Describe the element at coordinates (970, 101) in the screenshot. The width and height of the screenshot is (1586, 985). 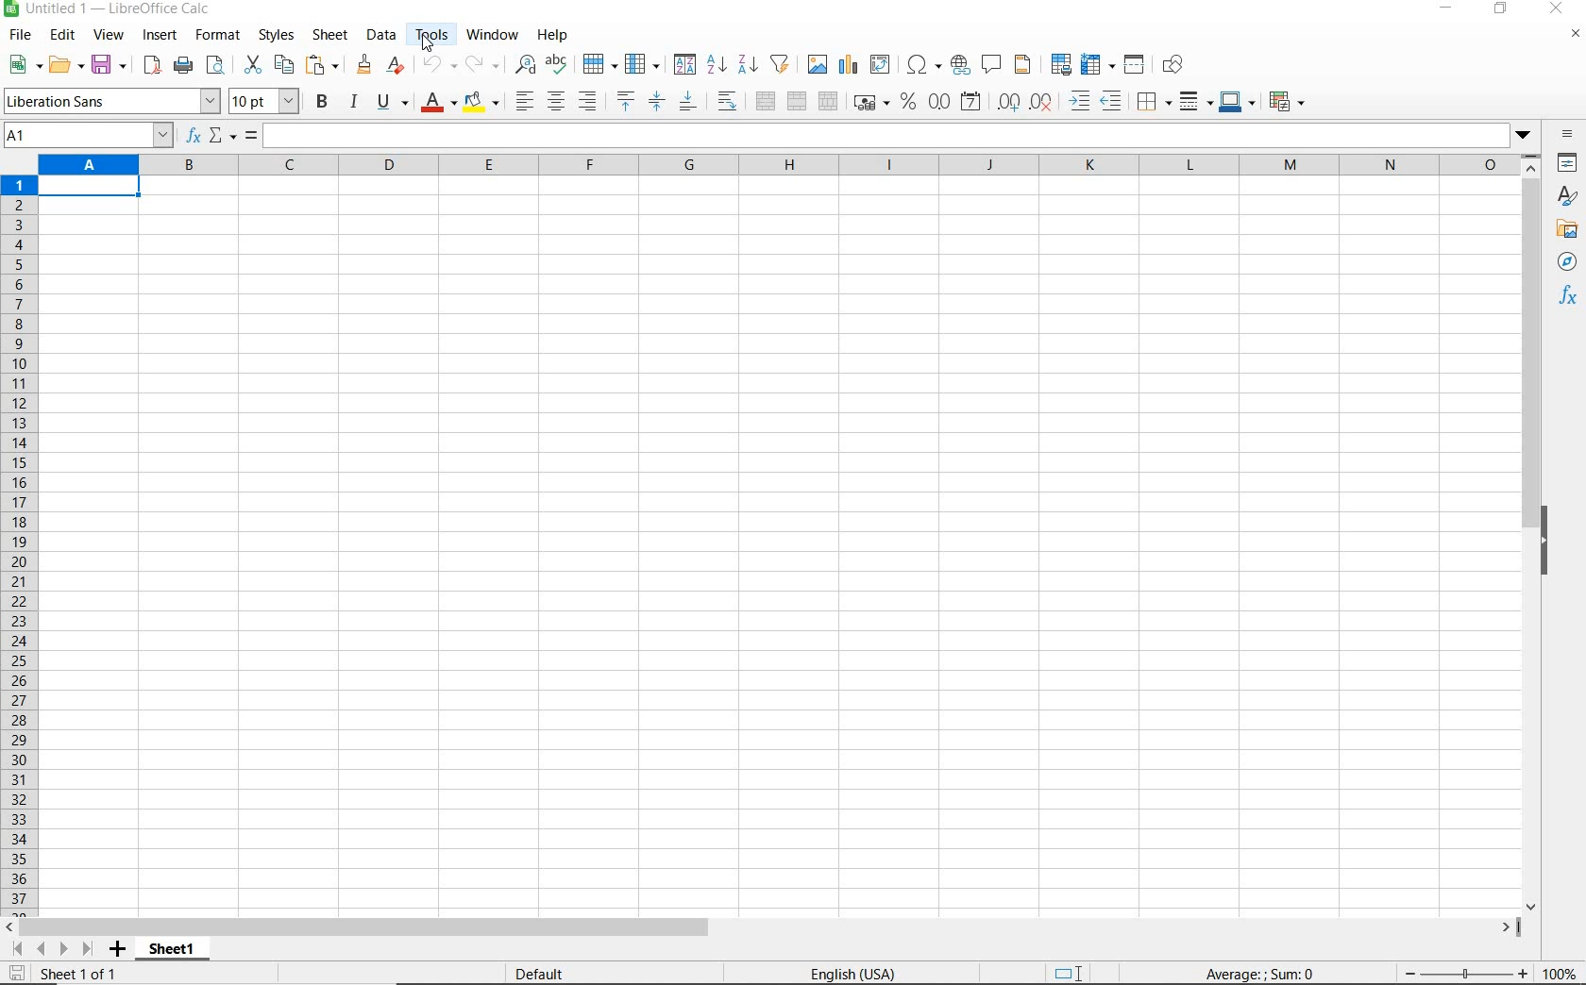
I see `format as date` at that location.